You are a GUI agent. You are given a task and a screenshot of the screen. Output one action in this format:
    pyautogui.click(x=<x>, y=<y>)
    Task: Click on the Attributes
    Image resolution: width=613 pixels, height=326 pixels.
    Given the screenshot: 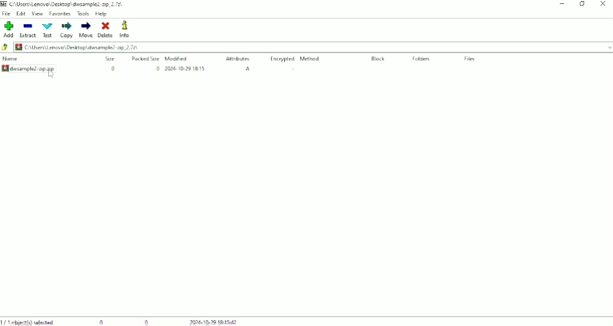 What is the action you would take?
    pyautogui.click(x=239, y=59)
    